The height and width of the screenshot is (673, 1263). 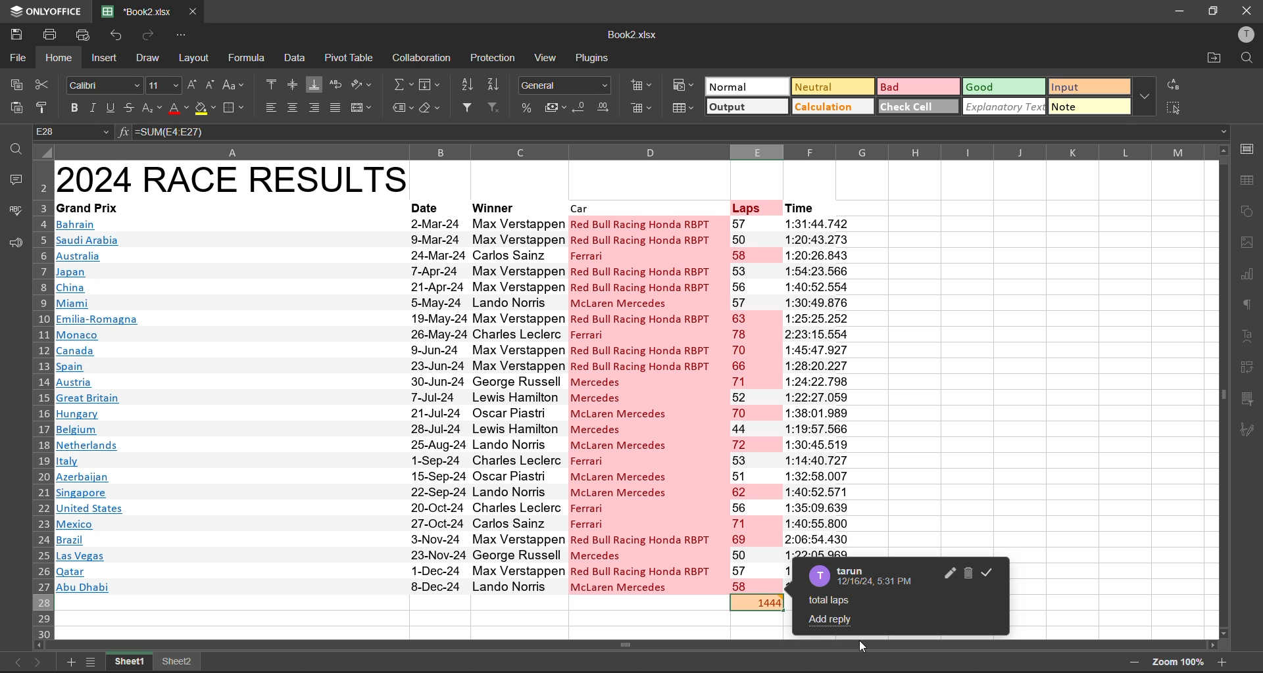 I want to click on winners, so click(x=517, y=404).